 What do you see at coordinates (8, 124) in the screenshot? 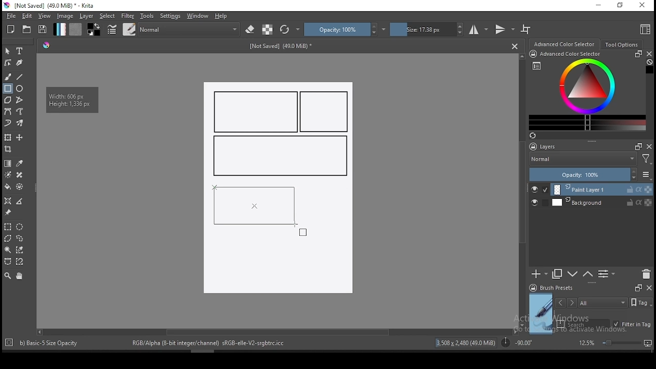
I see `dynamic brush tool` at bounding box center [8, 124].